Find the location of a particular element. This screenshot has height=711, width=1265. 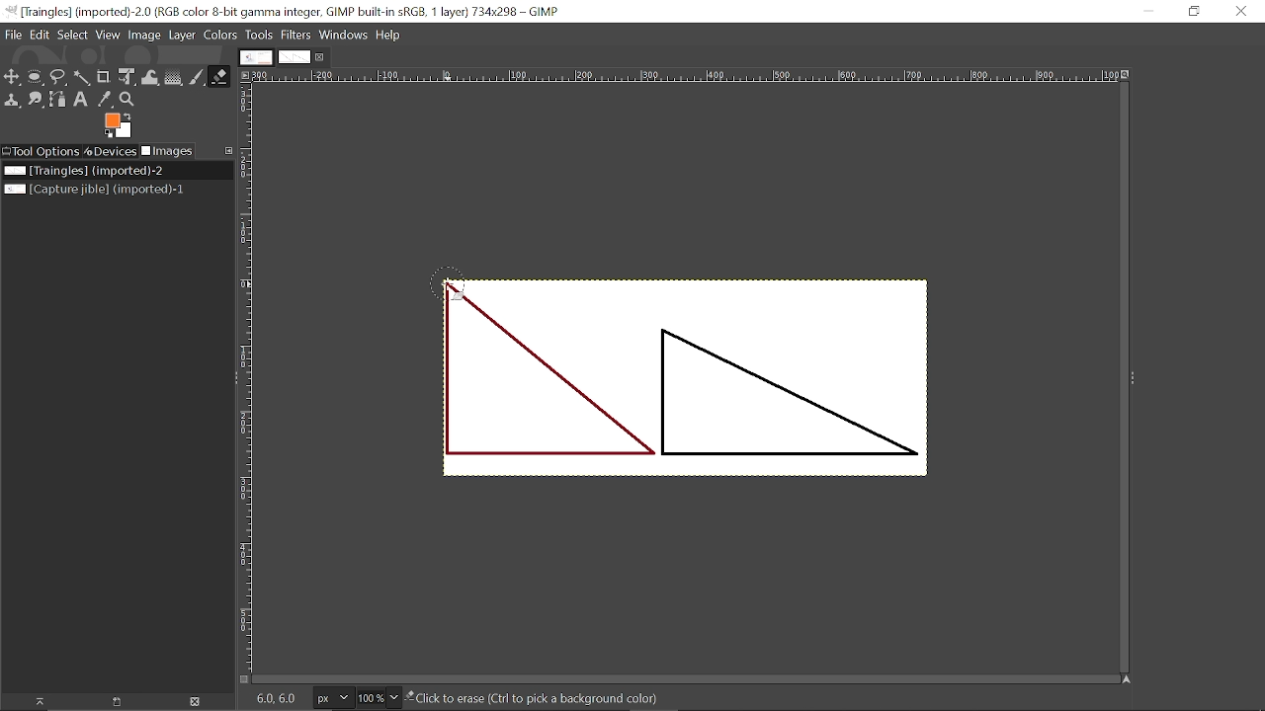

Navigate this window is located at coordinates (1128, 679).